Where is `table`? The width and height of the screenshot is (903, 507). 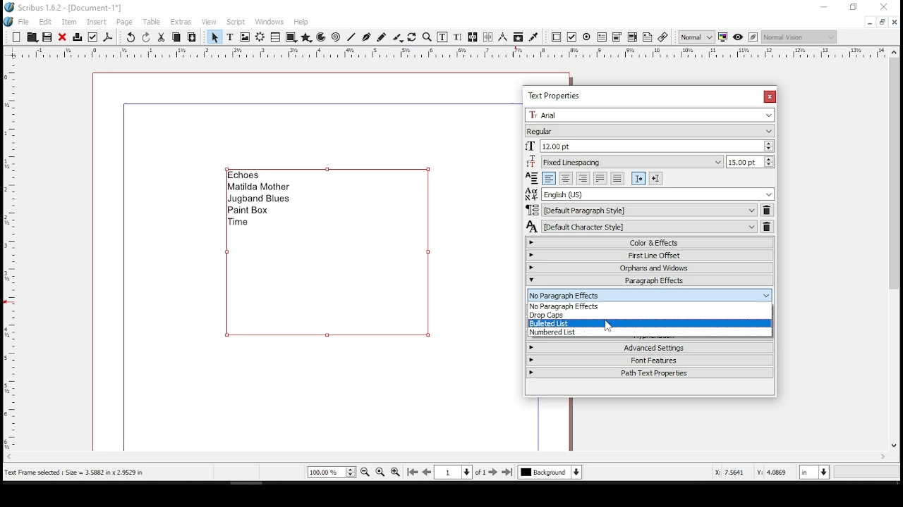 table is located at coordinates (154, 22).